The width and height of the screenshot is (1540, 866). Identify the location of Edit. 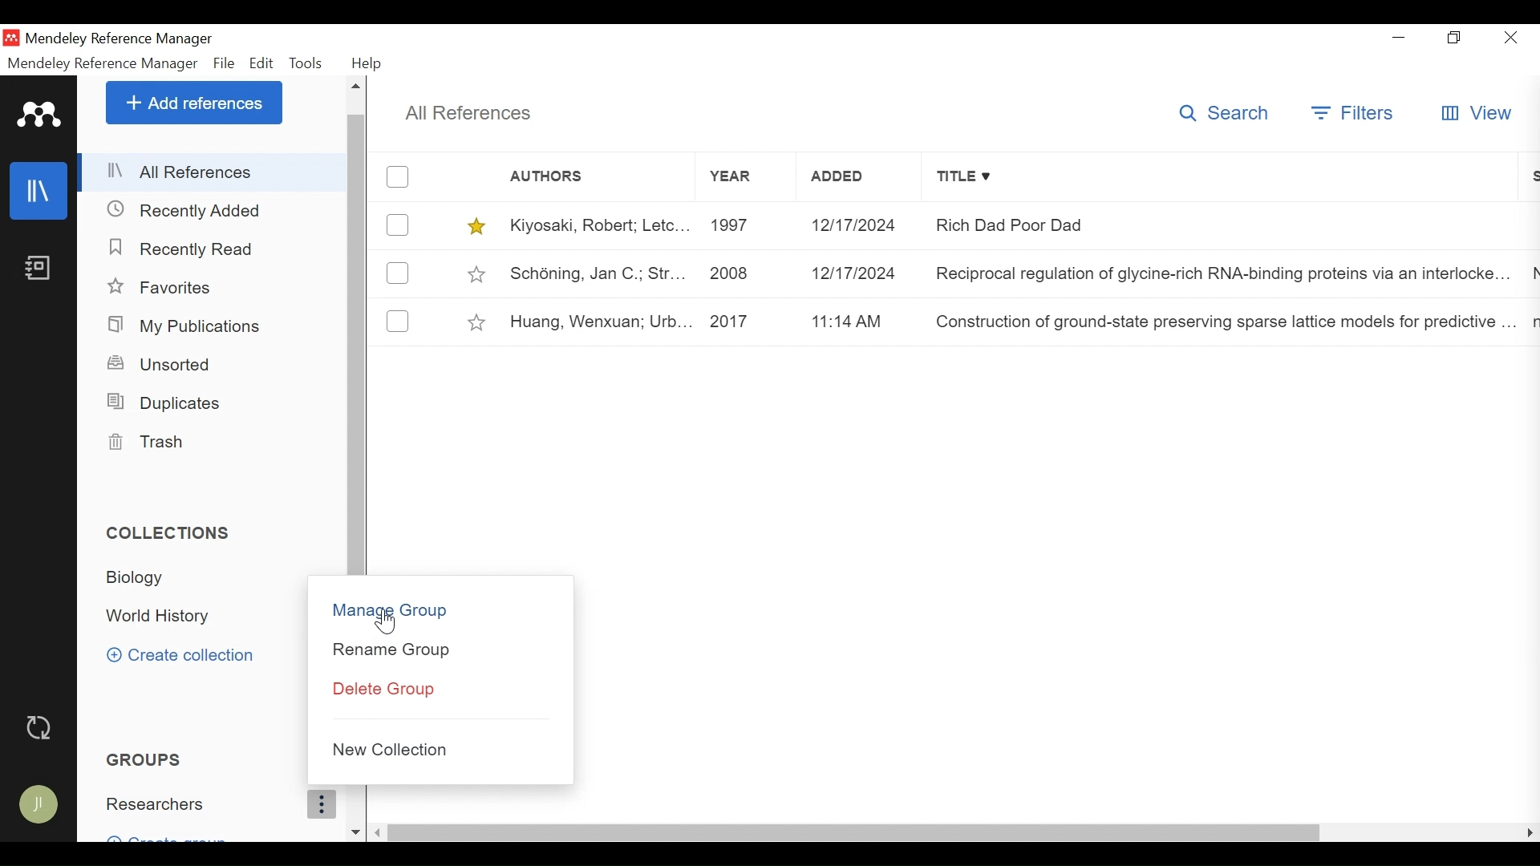
(261, 63).